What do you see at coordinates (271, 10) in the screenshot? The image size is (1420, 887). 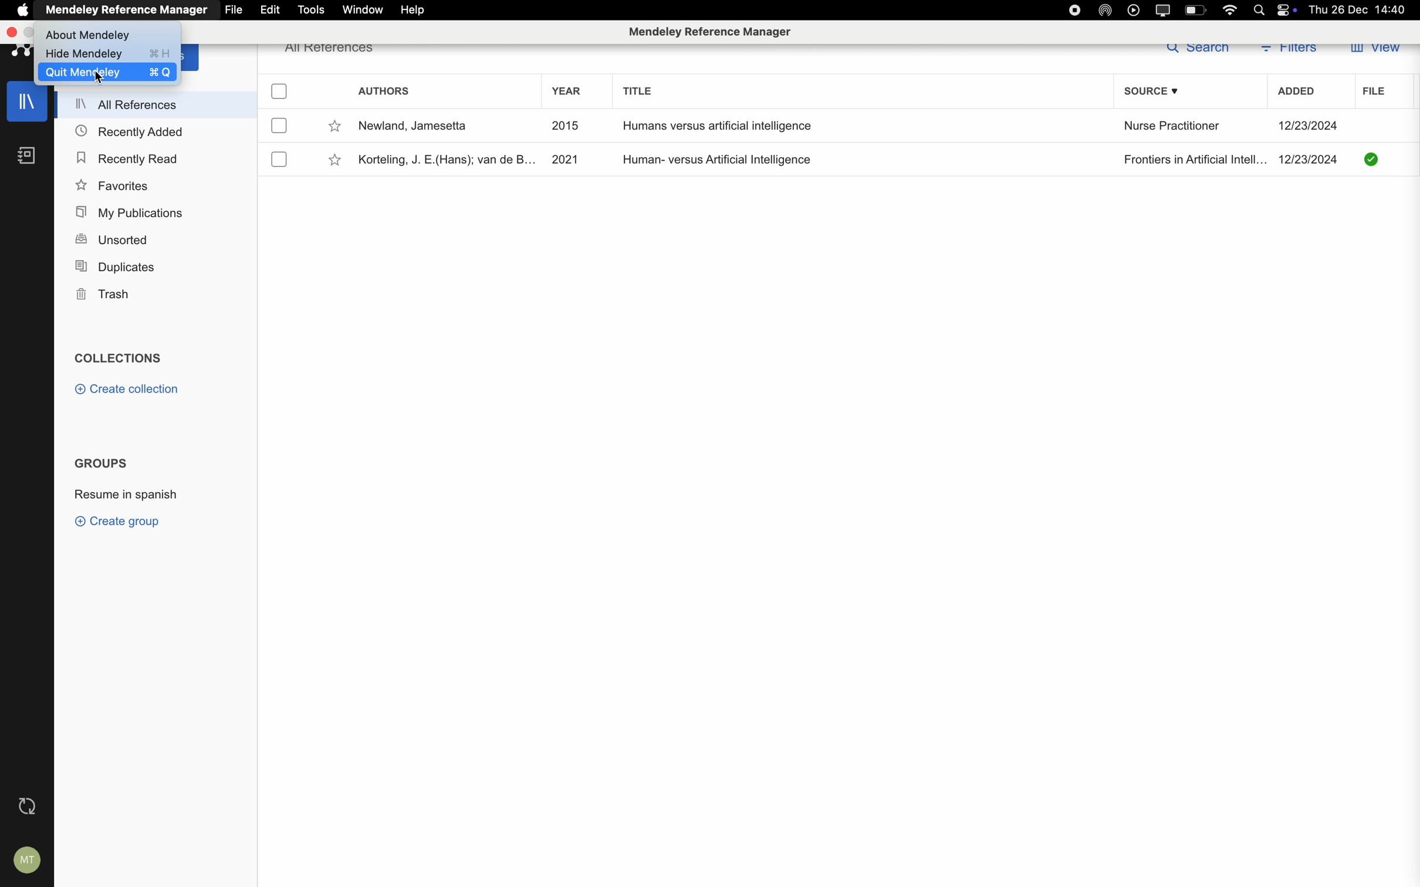 I see `edit` at bounding box center [271, 10].